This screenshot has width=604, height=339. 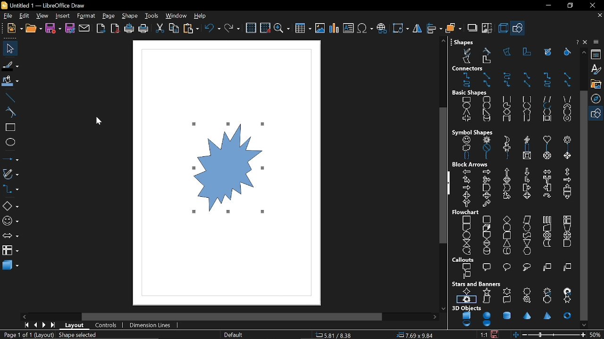 What do you see at coordinates (152, 325) in the screenshot?
I see `dimension lines` at bounding box center [152, 325].